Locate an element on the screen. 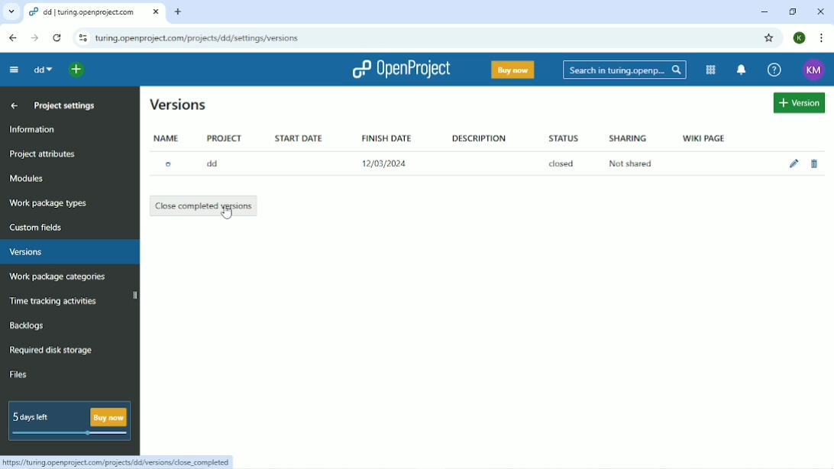 This screenshot has width=834, height=469. Name is located at coordinates (168, 137).